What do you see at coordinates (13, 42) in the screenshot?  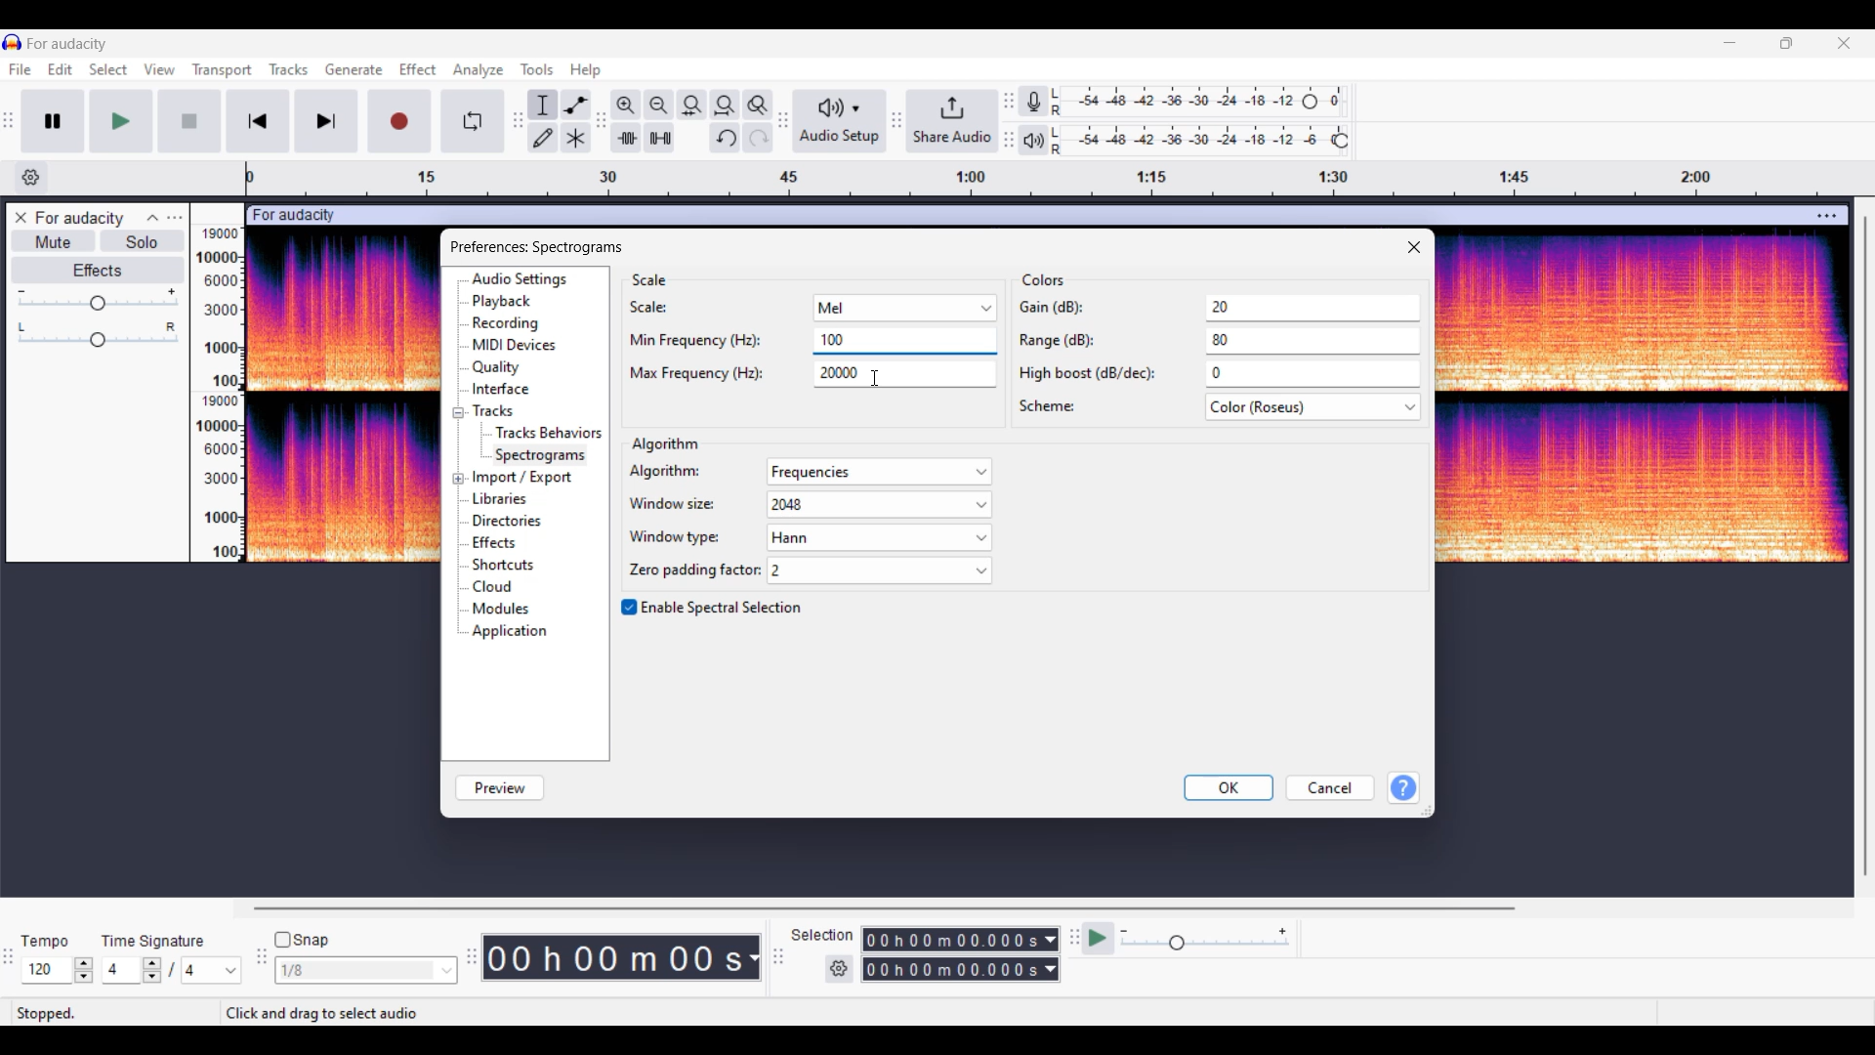 I see `Software logo` at bounding box center [13, 42].